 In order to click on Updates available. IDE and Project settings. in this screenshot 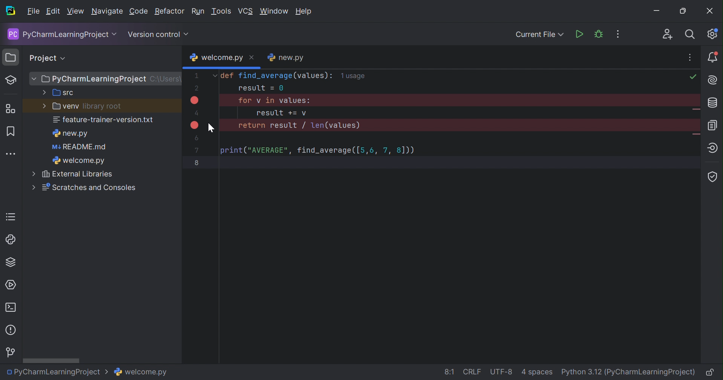, I will do `click(713, 34)`.